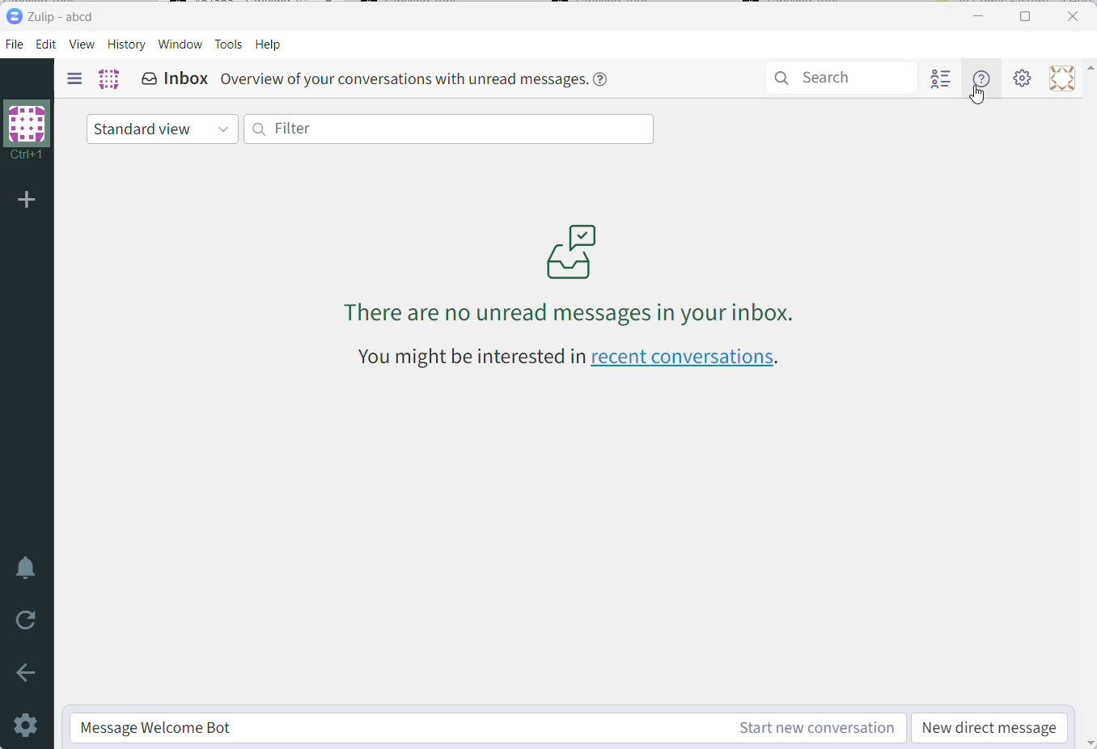  I want to click on Application Logo And Name - Organization Name, so click(55, 17).